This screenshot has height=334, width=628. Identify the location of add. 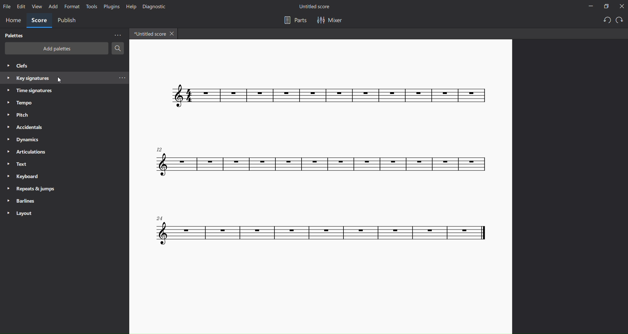
(53, 6).